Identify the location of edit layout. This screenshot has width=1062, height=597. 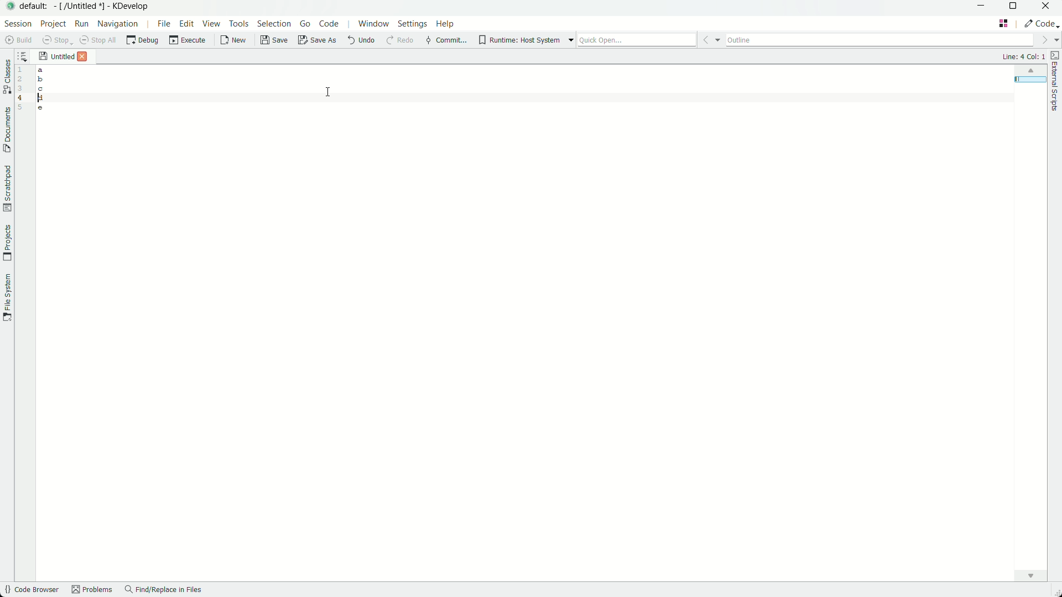
(1003, 23).